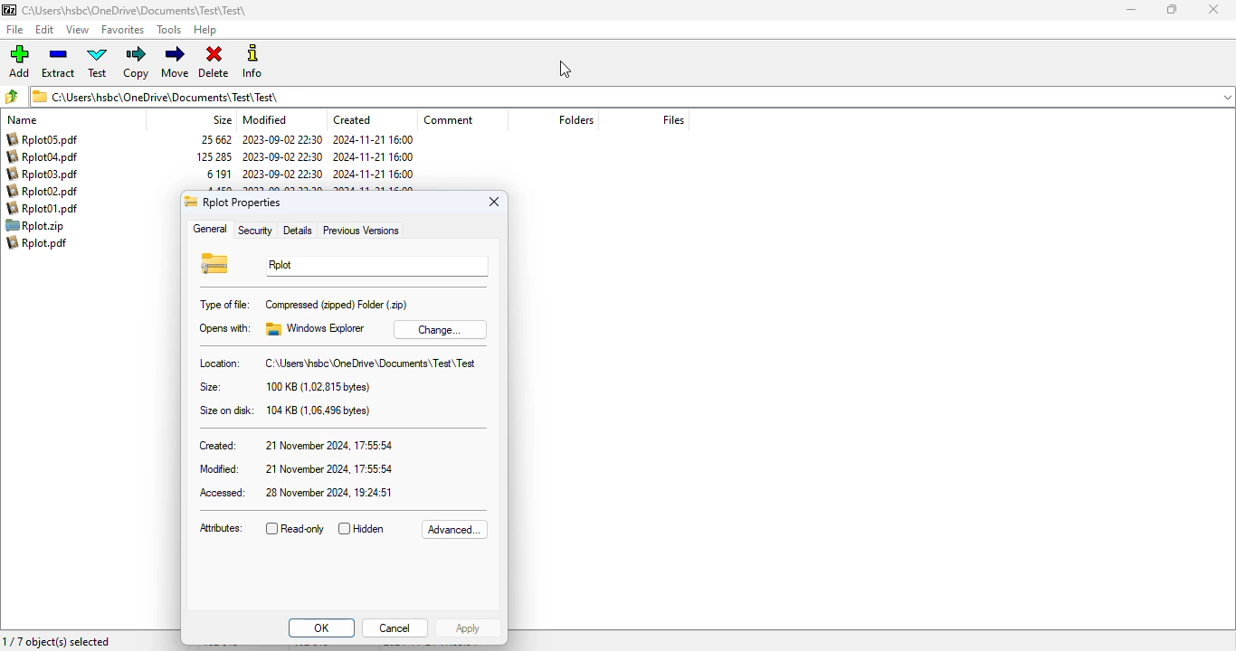 This screenshot has width=1236, height=651. I want to click on change, so click(440, 330).